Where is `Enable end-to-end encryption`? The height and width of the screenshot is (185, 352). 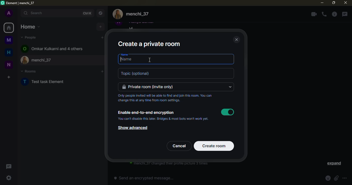
Enable end-to-end encryption is located at coordinates (147, 113).